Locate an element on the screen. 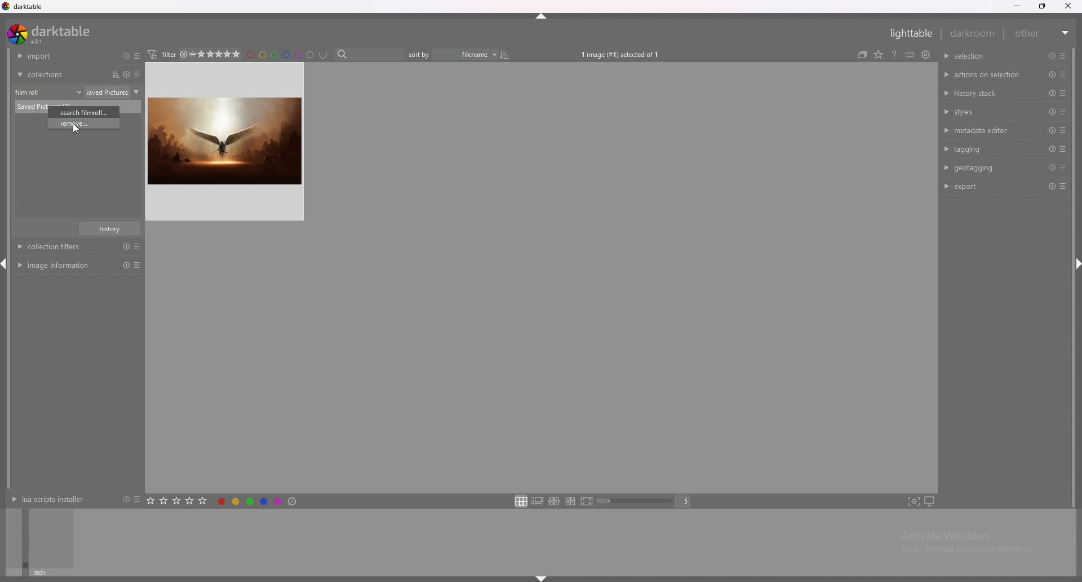  search bar is located at coordinates (371, 55).